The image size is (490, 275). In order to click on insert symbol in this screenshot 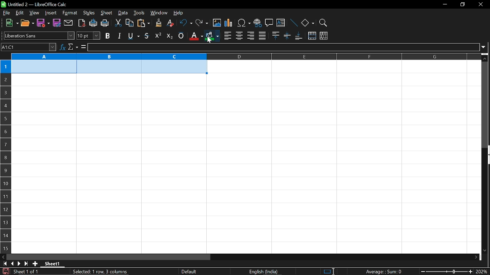, I will do `click(244, 23)`.